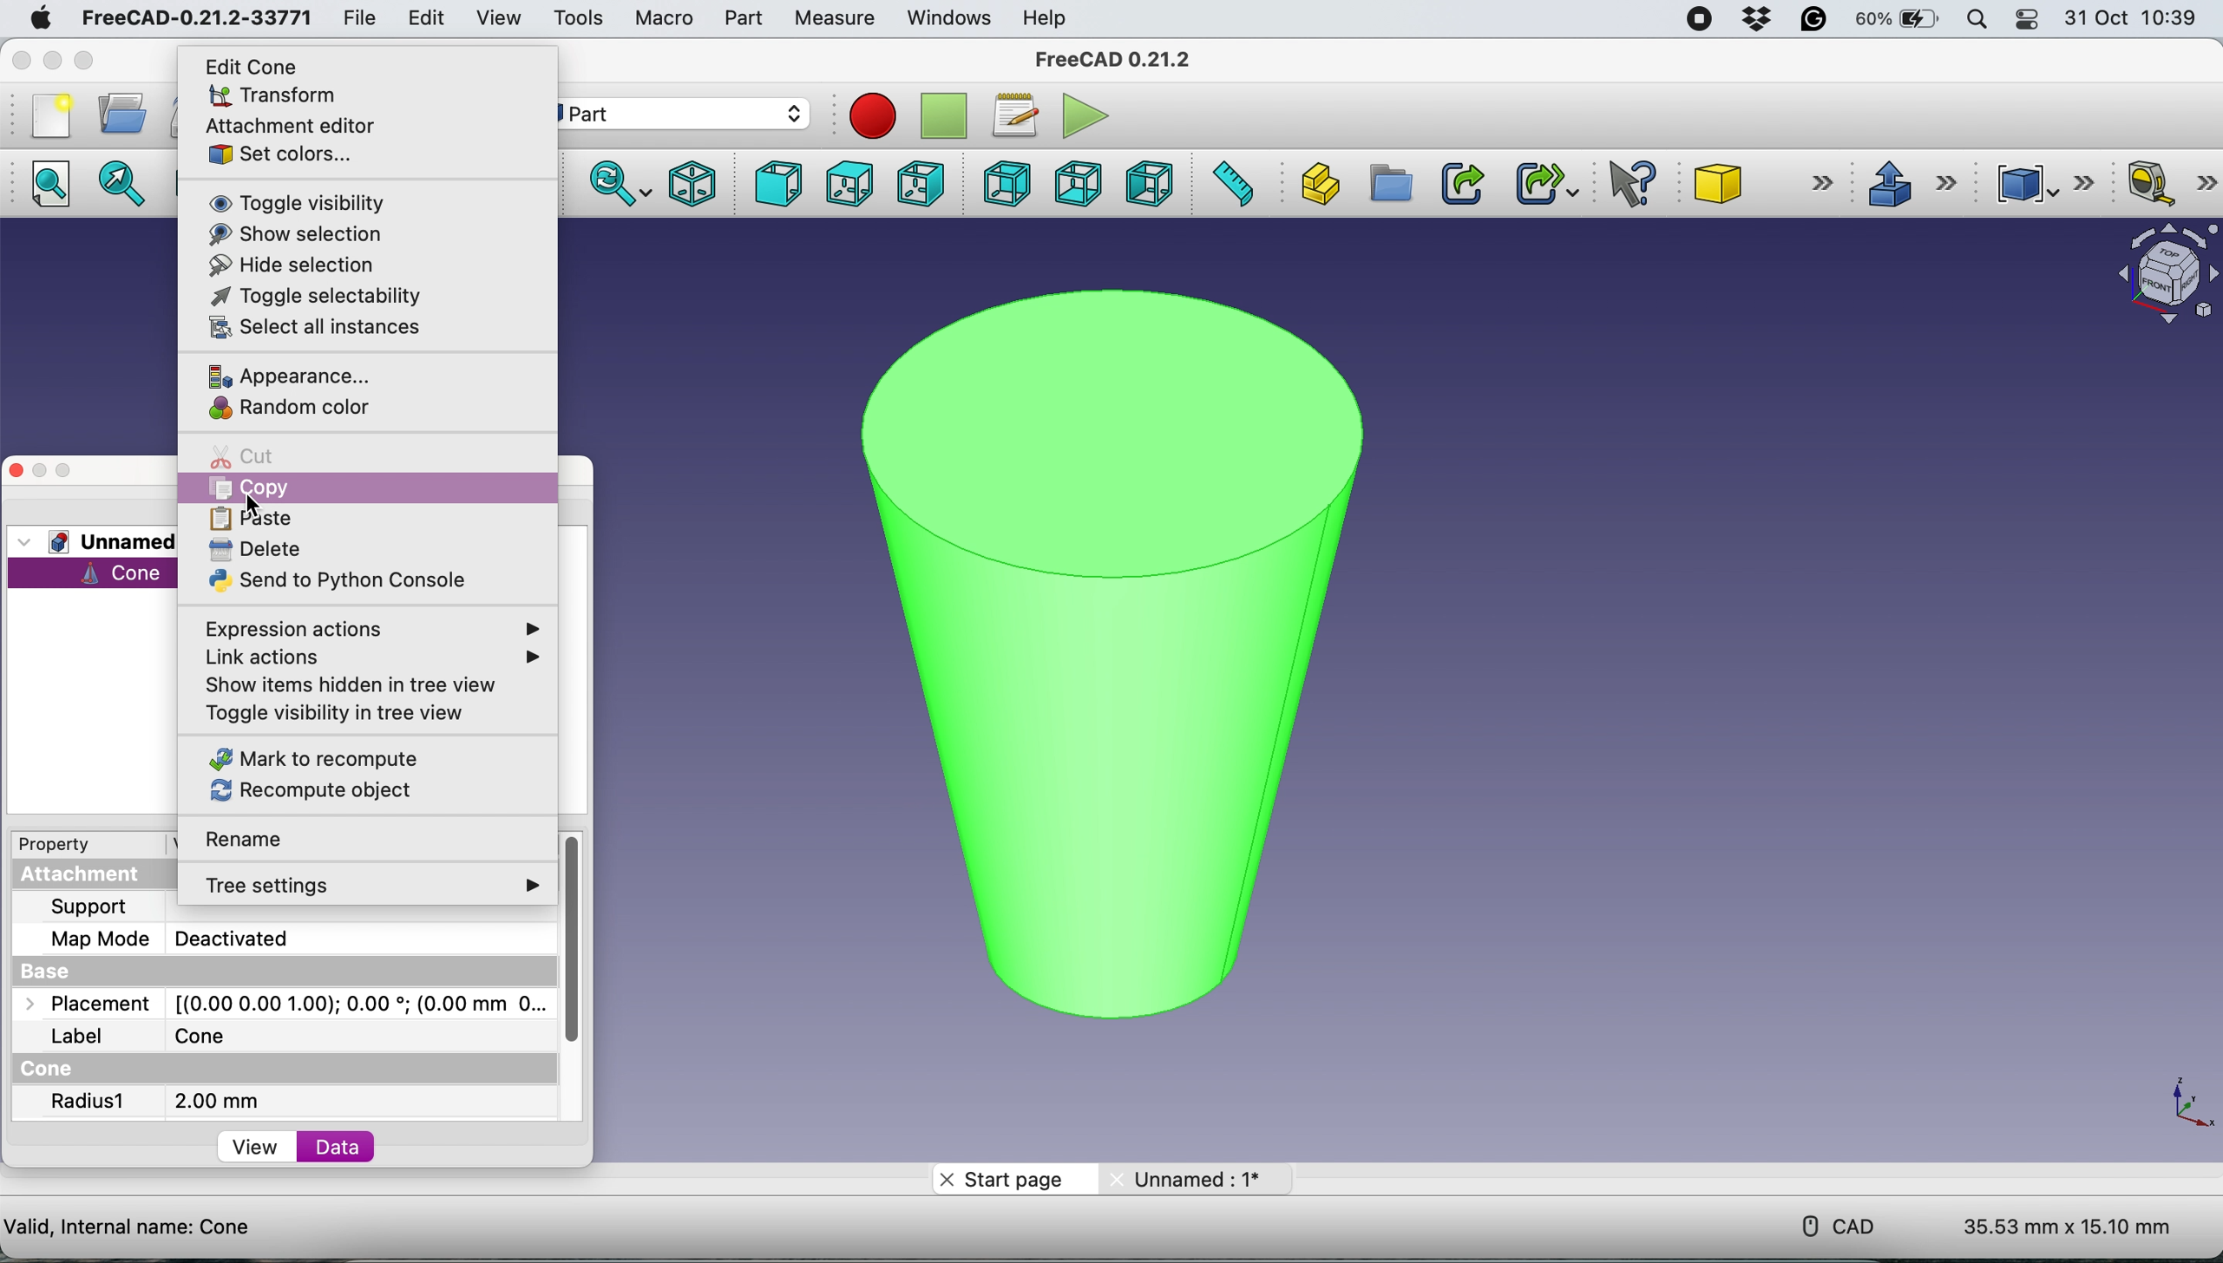  I want to click on close, so click(16, 469).